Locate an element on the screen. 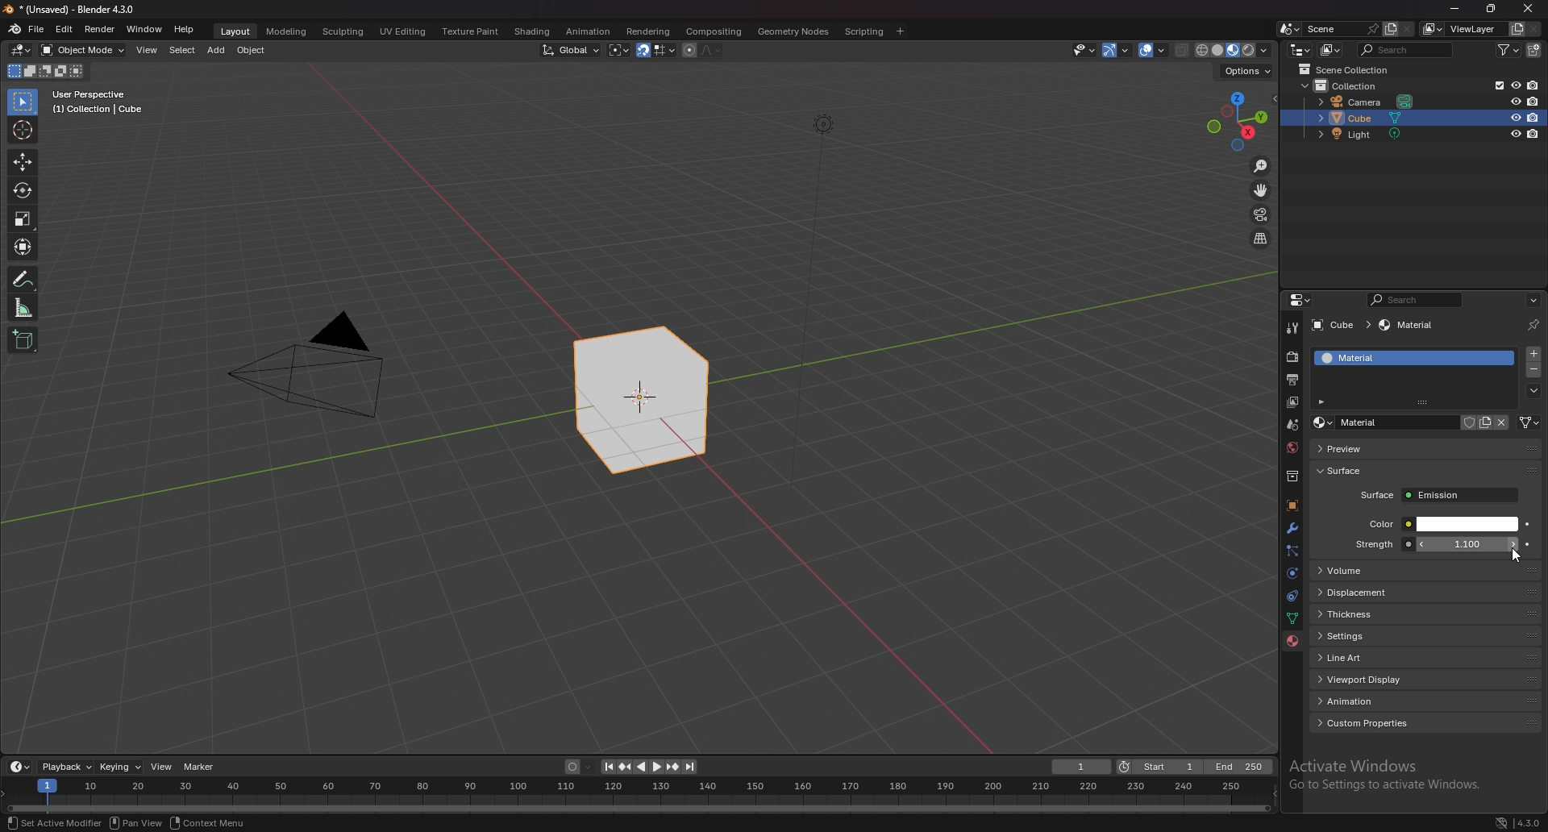  material is located at coordinates (1292, 641).